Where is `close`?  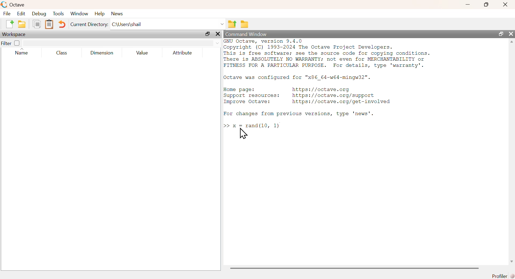
close is located at coordinates (512, 34).